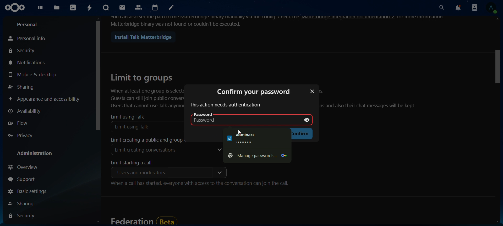 The width and height of the screenshot is (503, 226). I want to click on text, so click(424, 17).